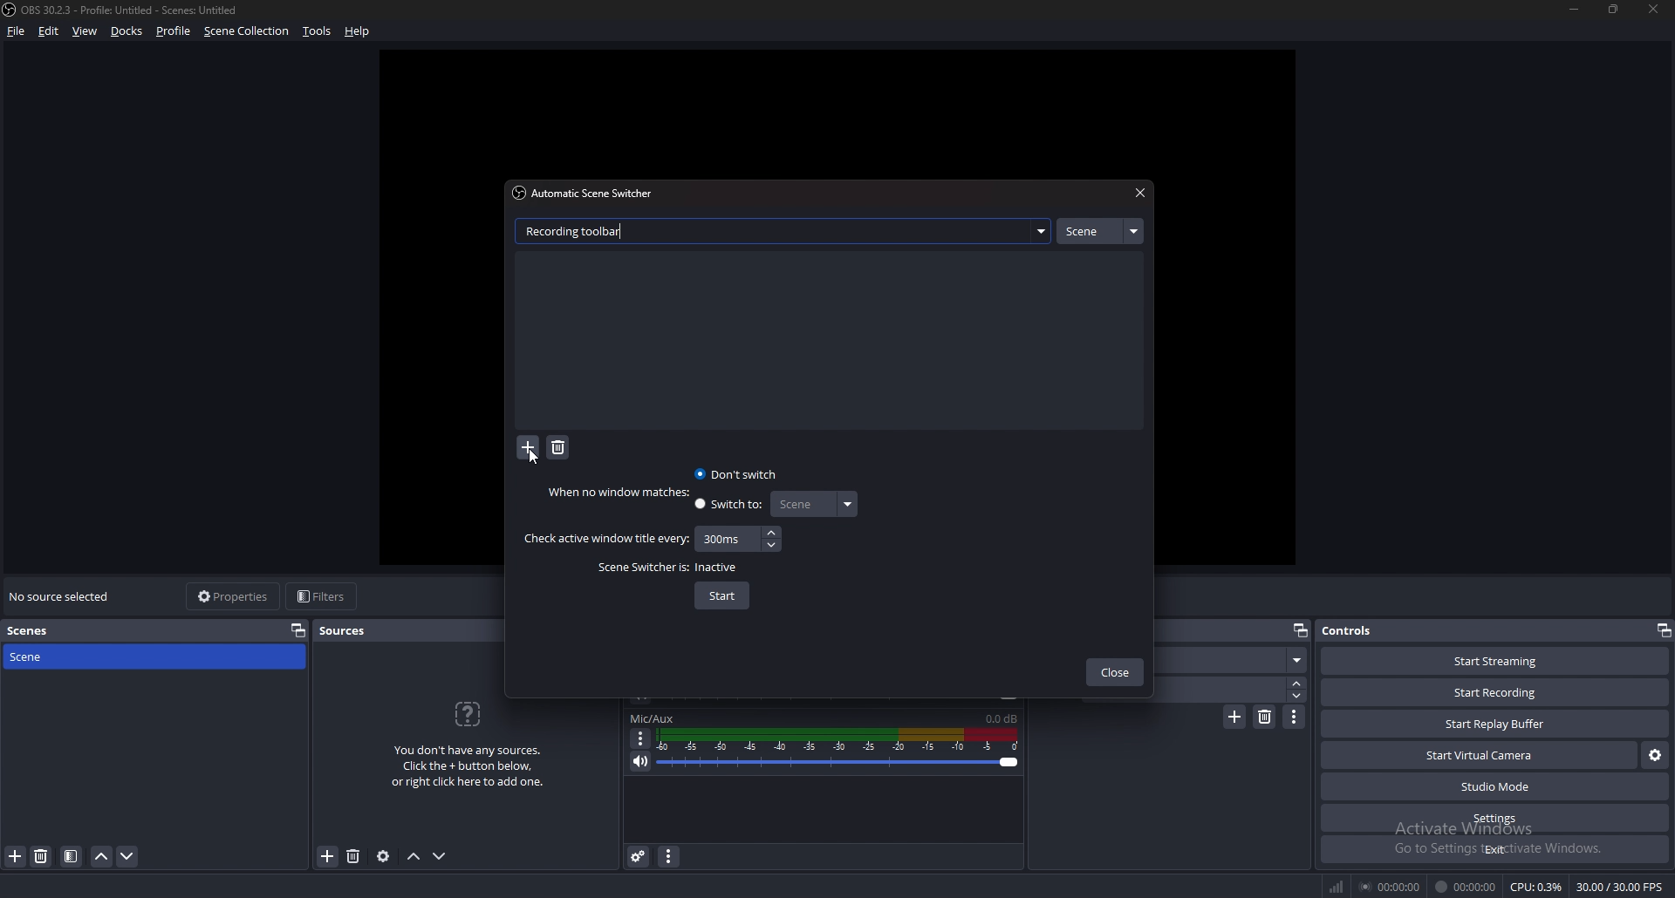 The height and width of the screenshot is (898, 1675). I want to click on decrease time, so click(774, 544).